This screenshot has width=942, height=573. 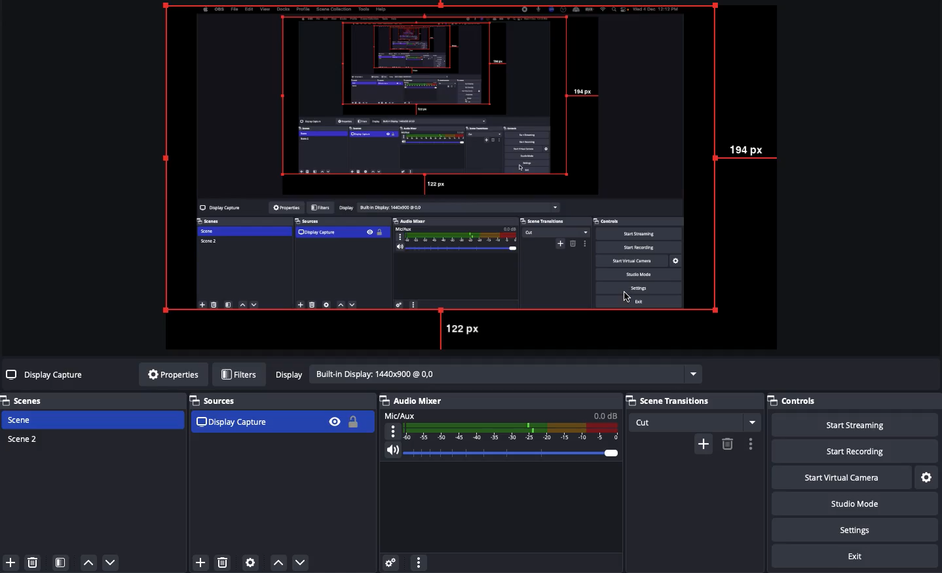 I want to click on Sources, so click(x=280, y=414).